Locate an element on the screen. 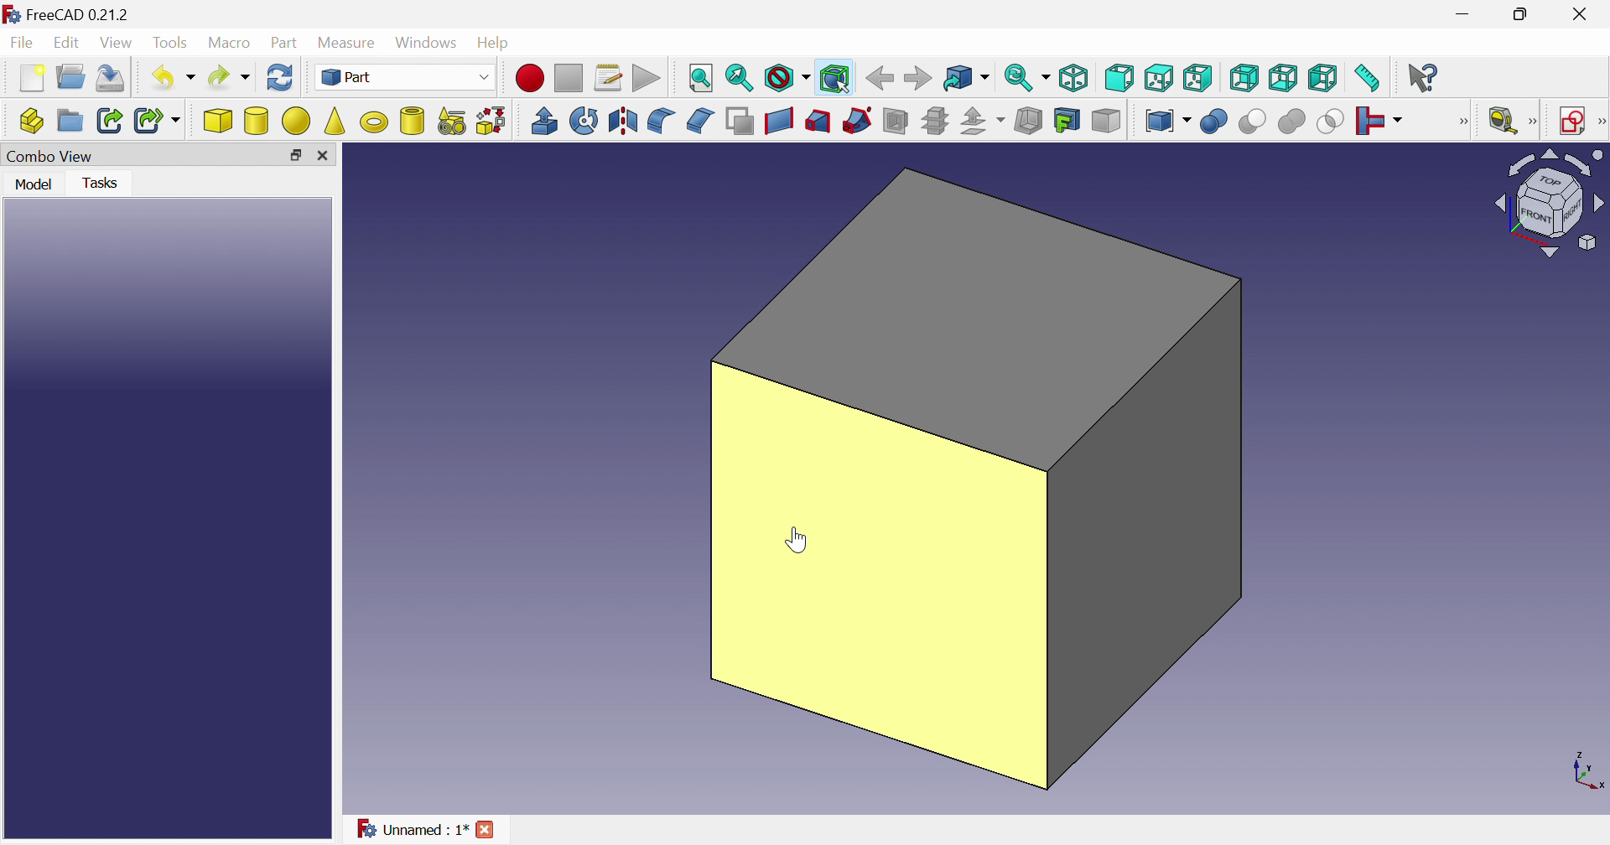 This screenshot has height=845, width=1610. Sweep... is located at coordinates (857, 120).